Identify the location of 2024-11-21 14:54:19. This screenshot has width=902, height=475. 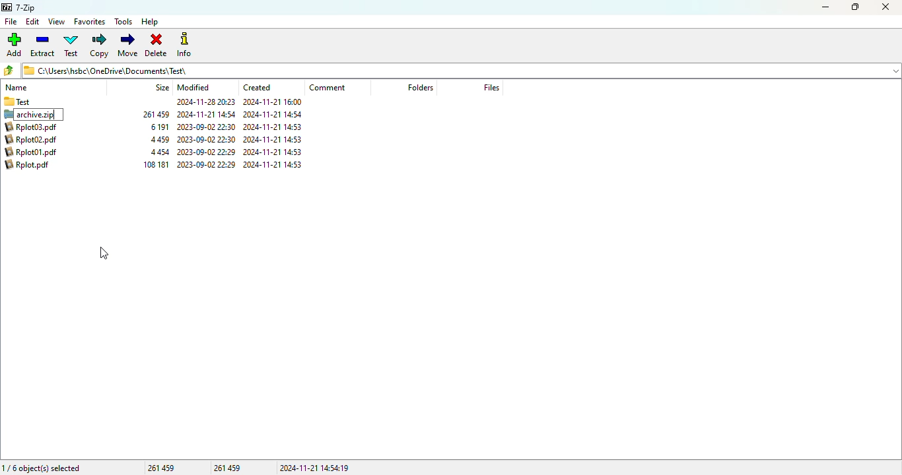
(315, 468).